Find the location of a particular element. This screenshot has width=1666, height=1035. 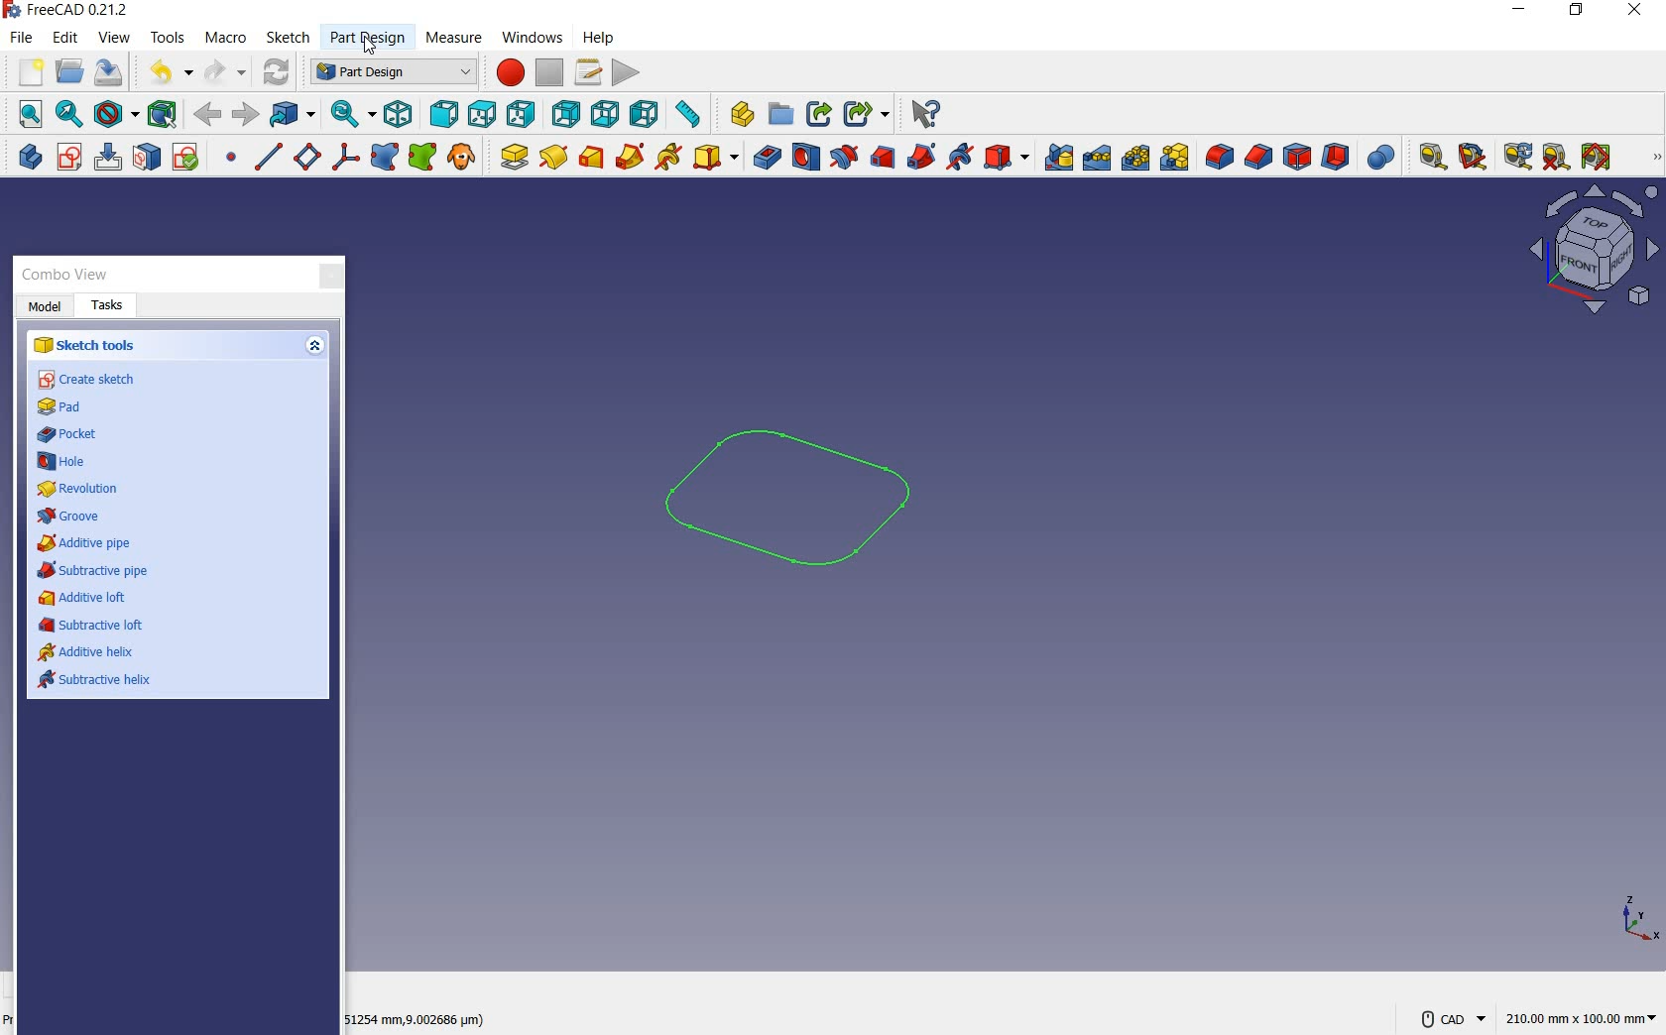

Share is located at coordinates (822, 113).